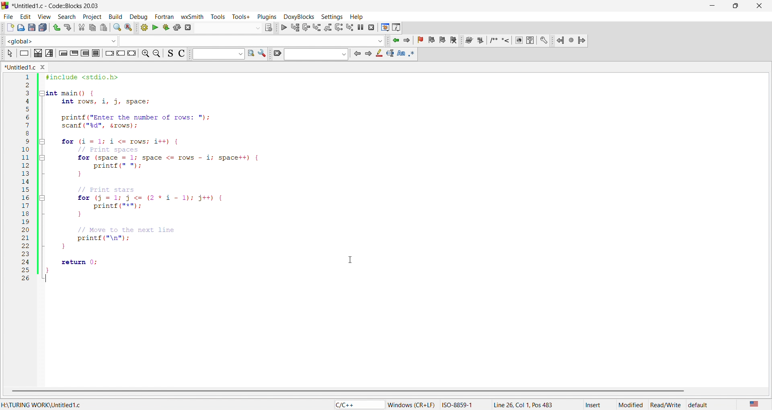  I want to click on build, so click(143, 28).